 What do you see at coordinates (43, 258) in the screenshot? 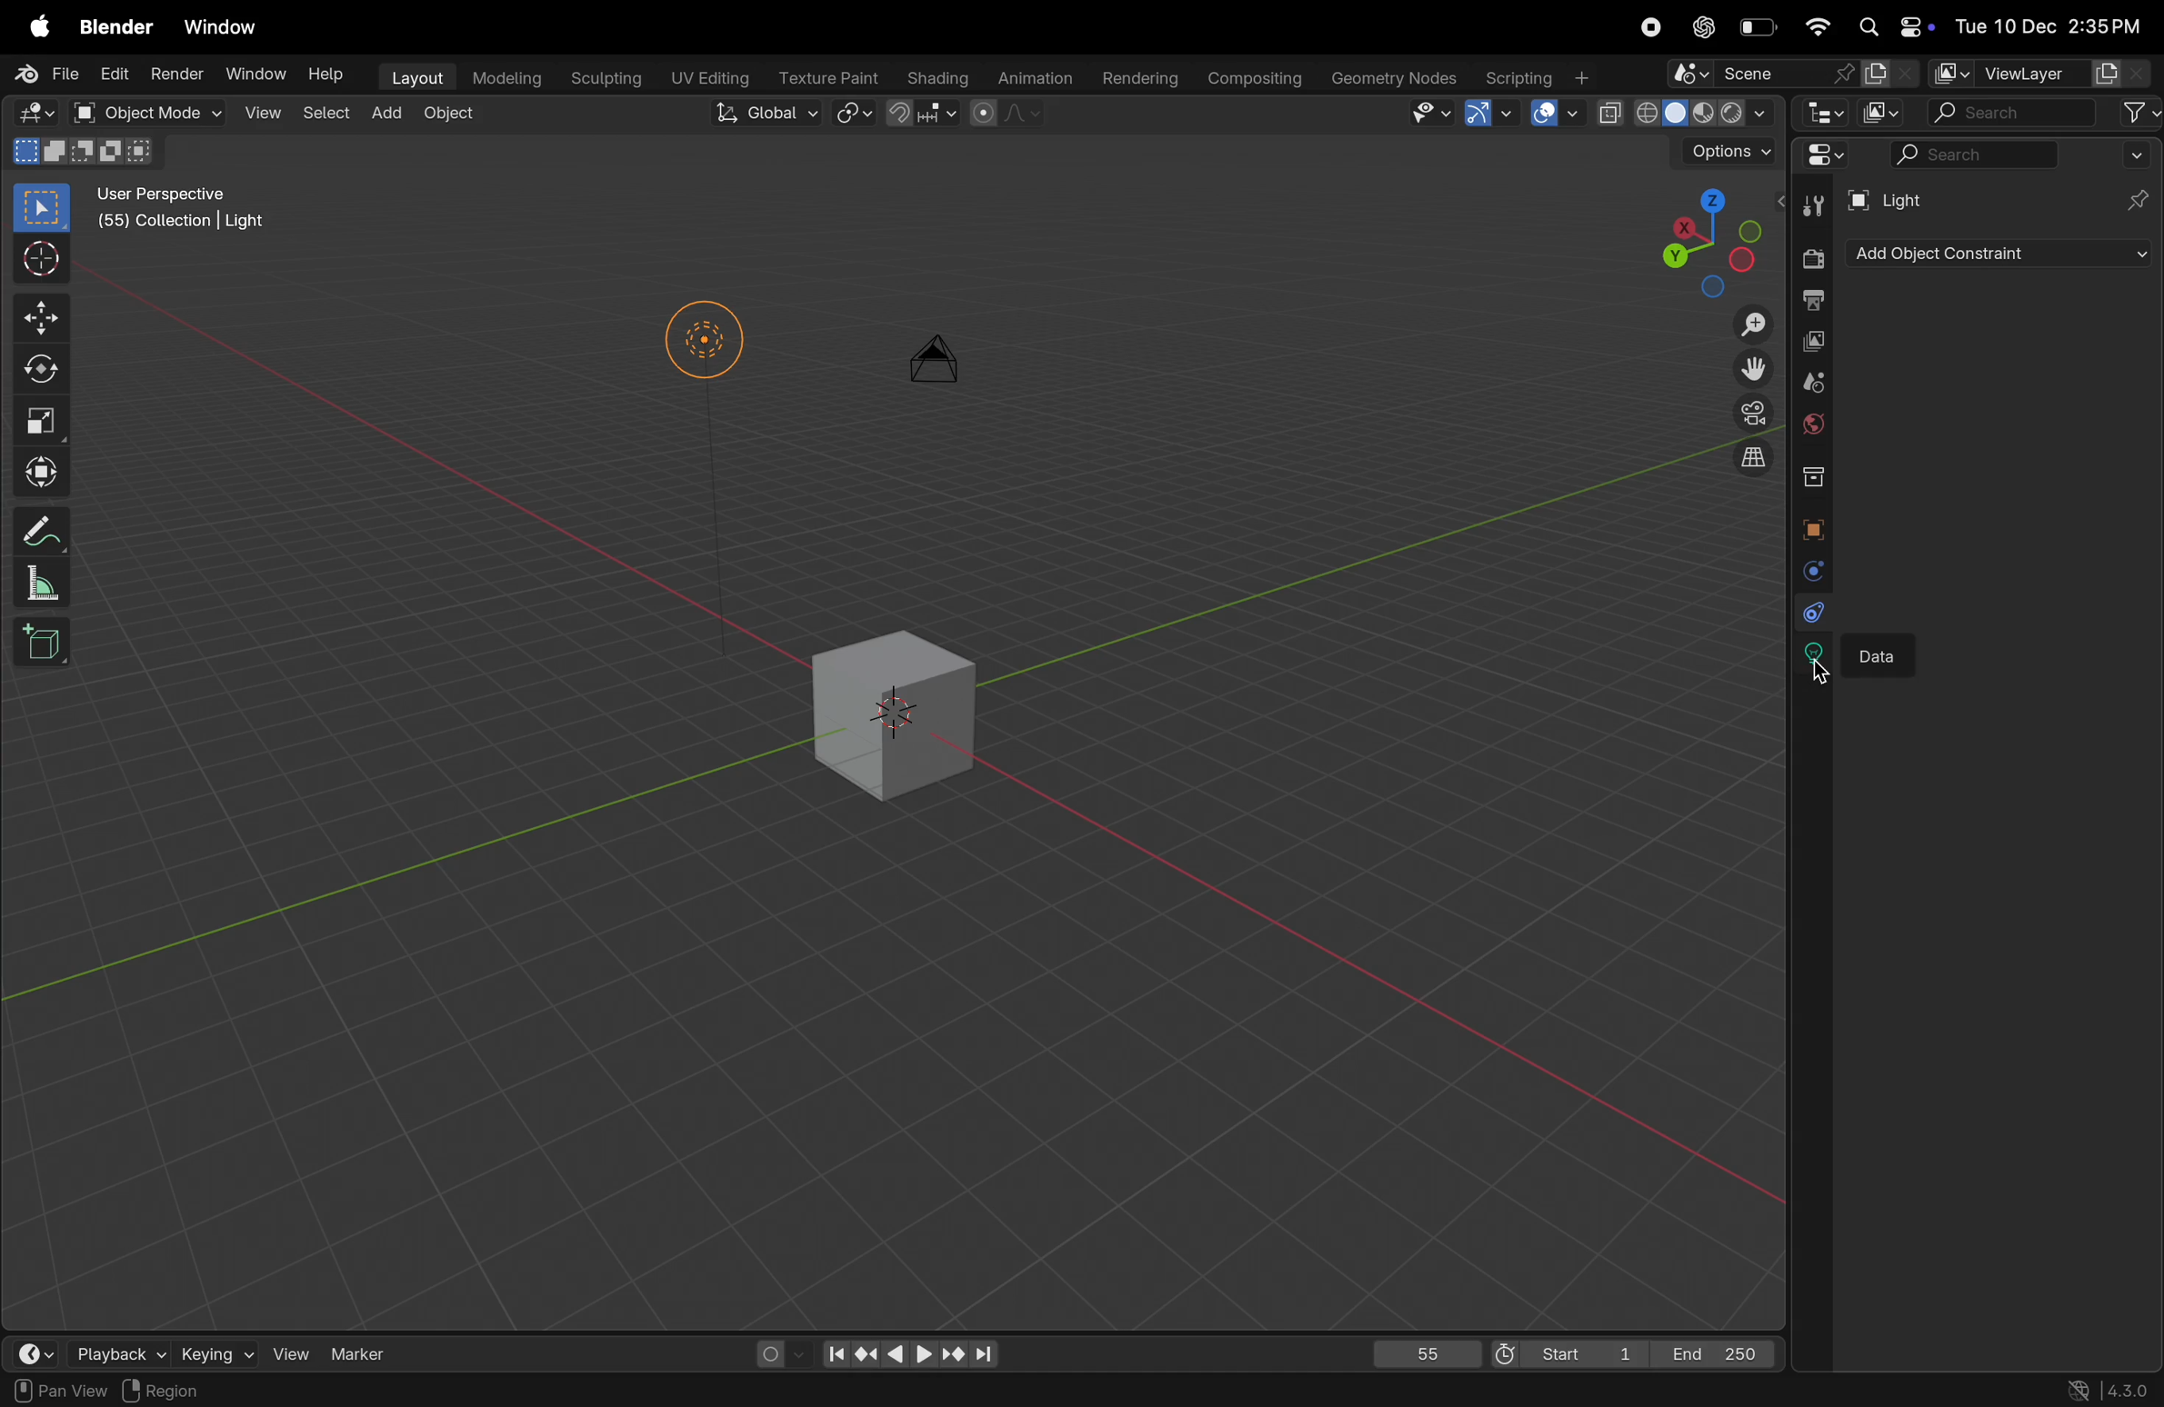
I see `cursor` at bounding box center [43, 258].